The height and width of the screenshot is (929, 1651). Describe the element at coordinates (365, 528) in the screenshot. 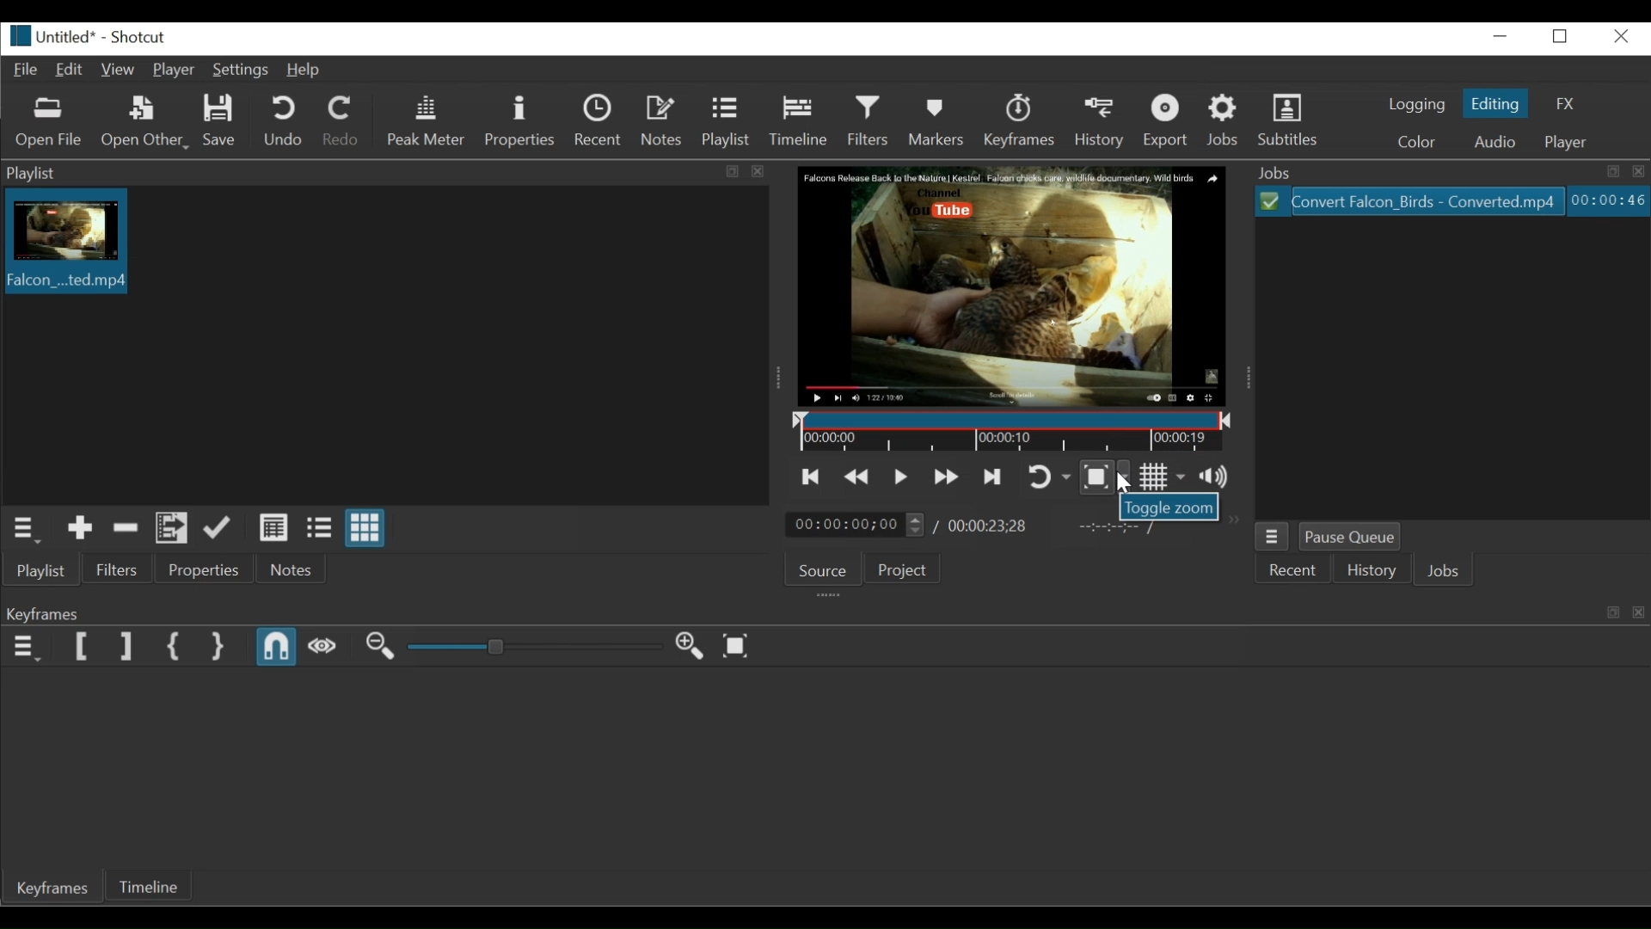

I see `View as icons` at that location.